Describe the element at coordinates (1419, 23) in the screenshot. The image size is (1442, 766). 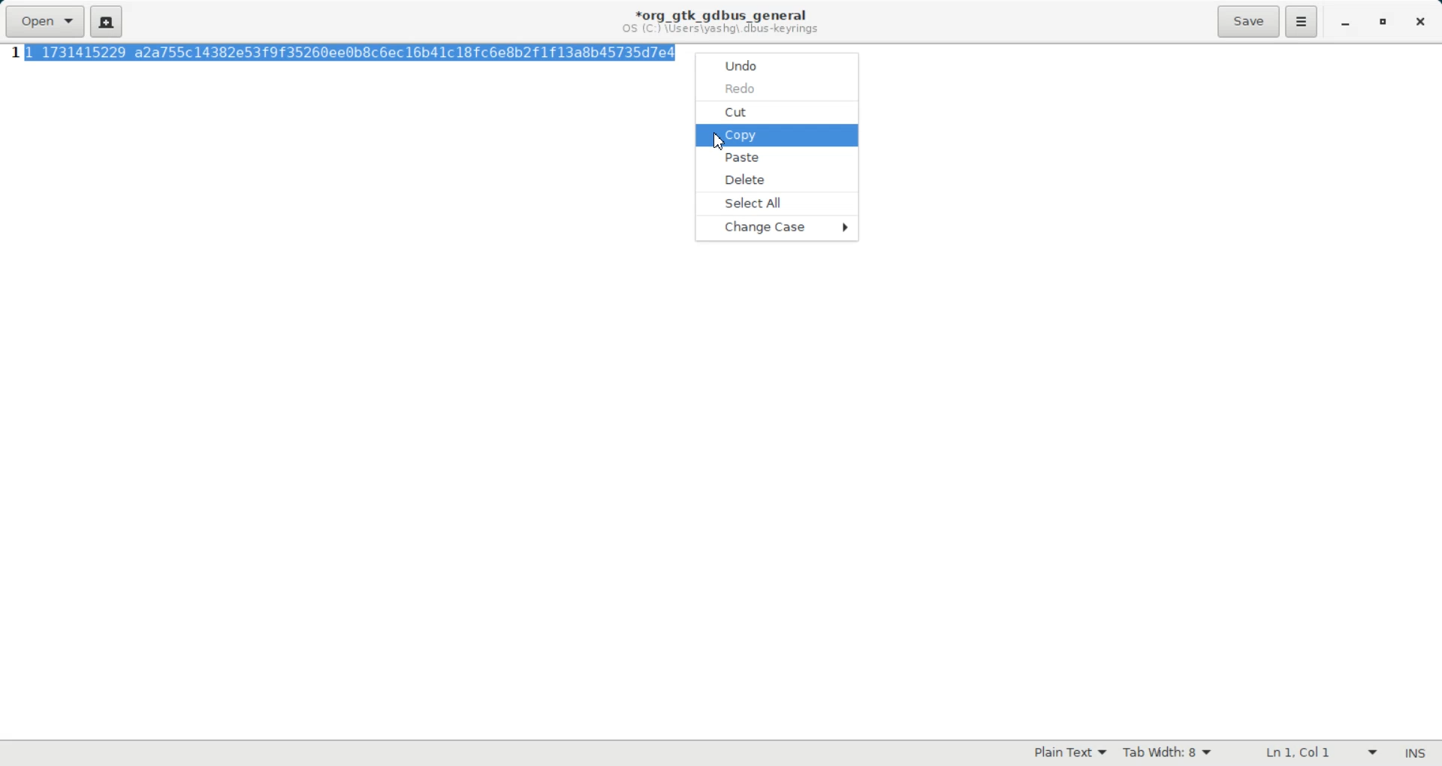
I see `Close` at that location.